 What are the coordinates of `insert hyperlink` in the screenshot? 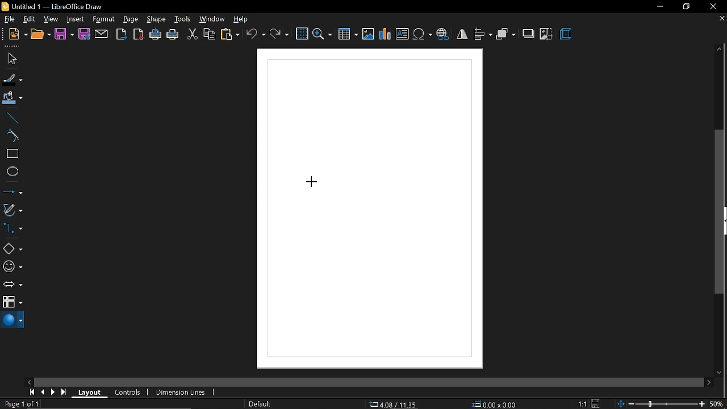 It's located at (444, 34).